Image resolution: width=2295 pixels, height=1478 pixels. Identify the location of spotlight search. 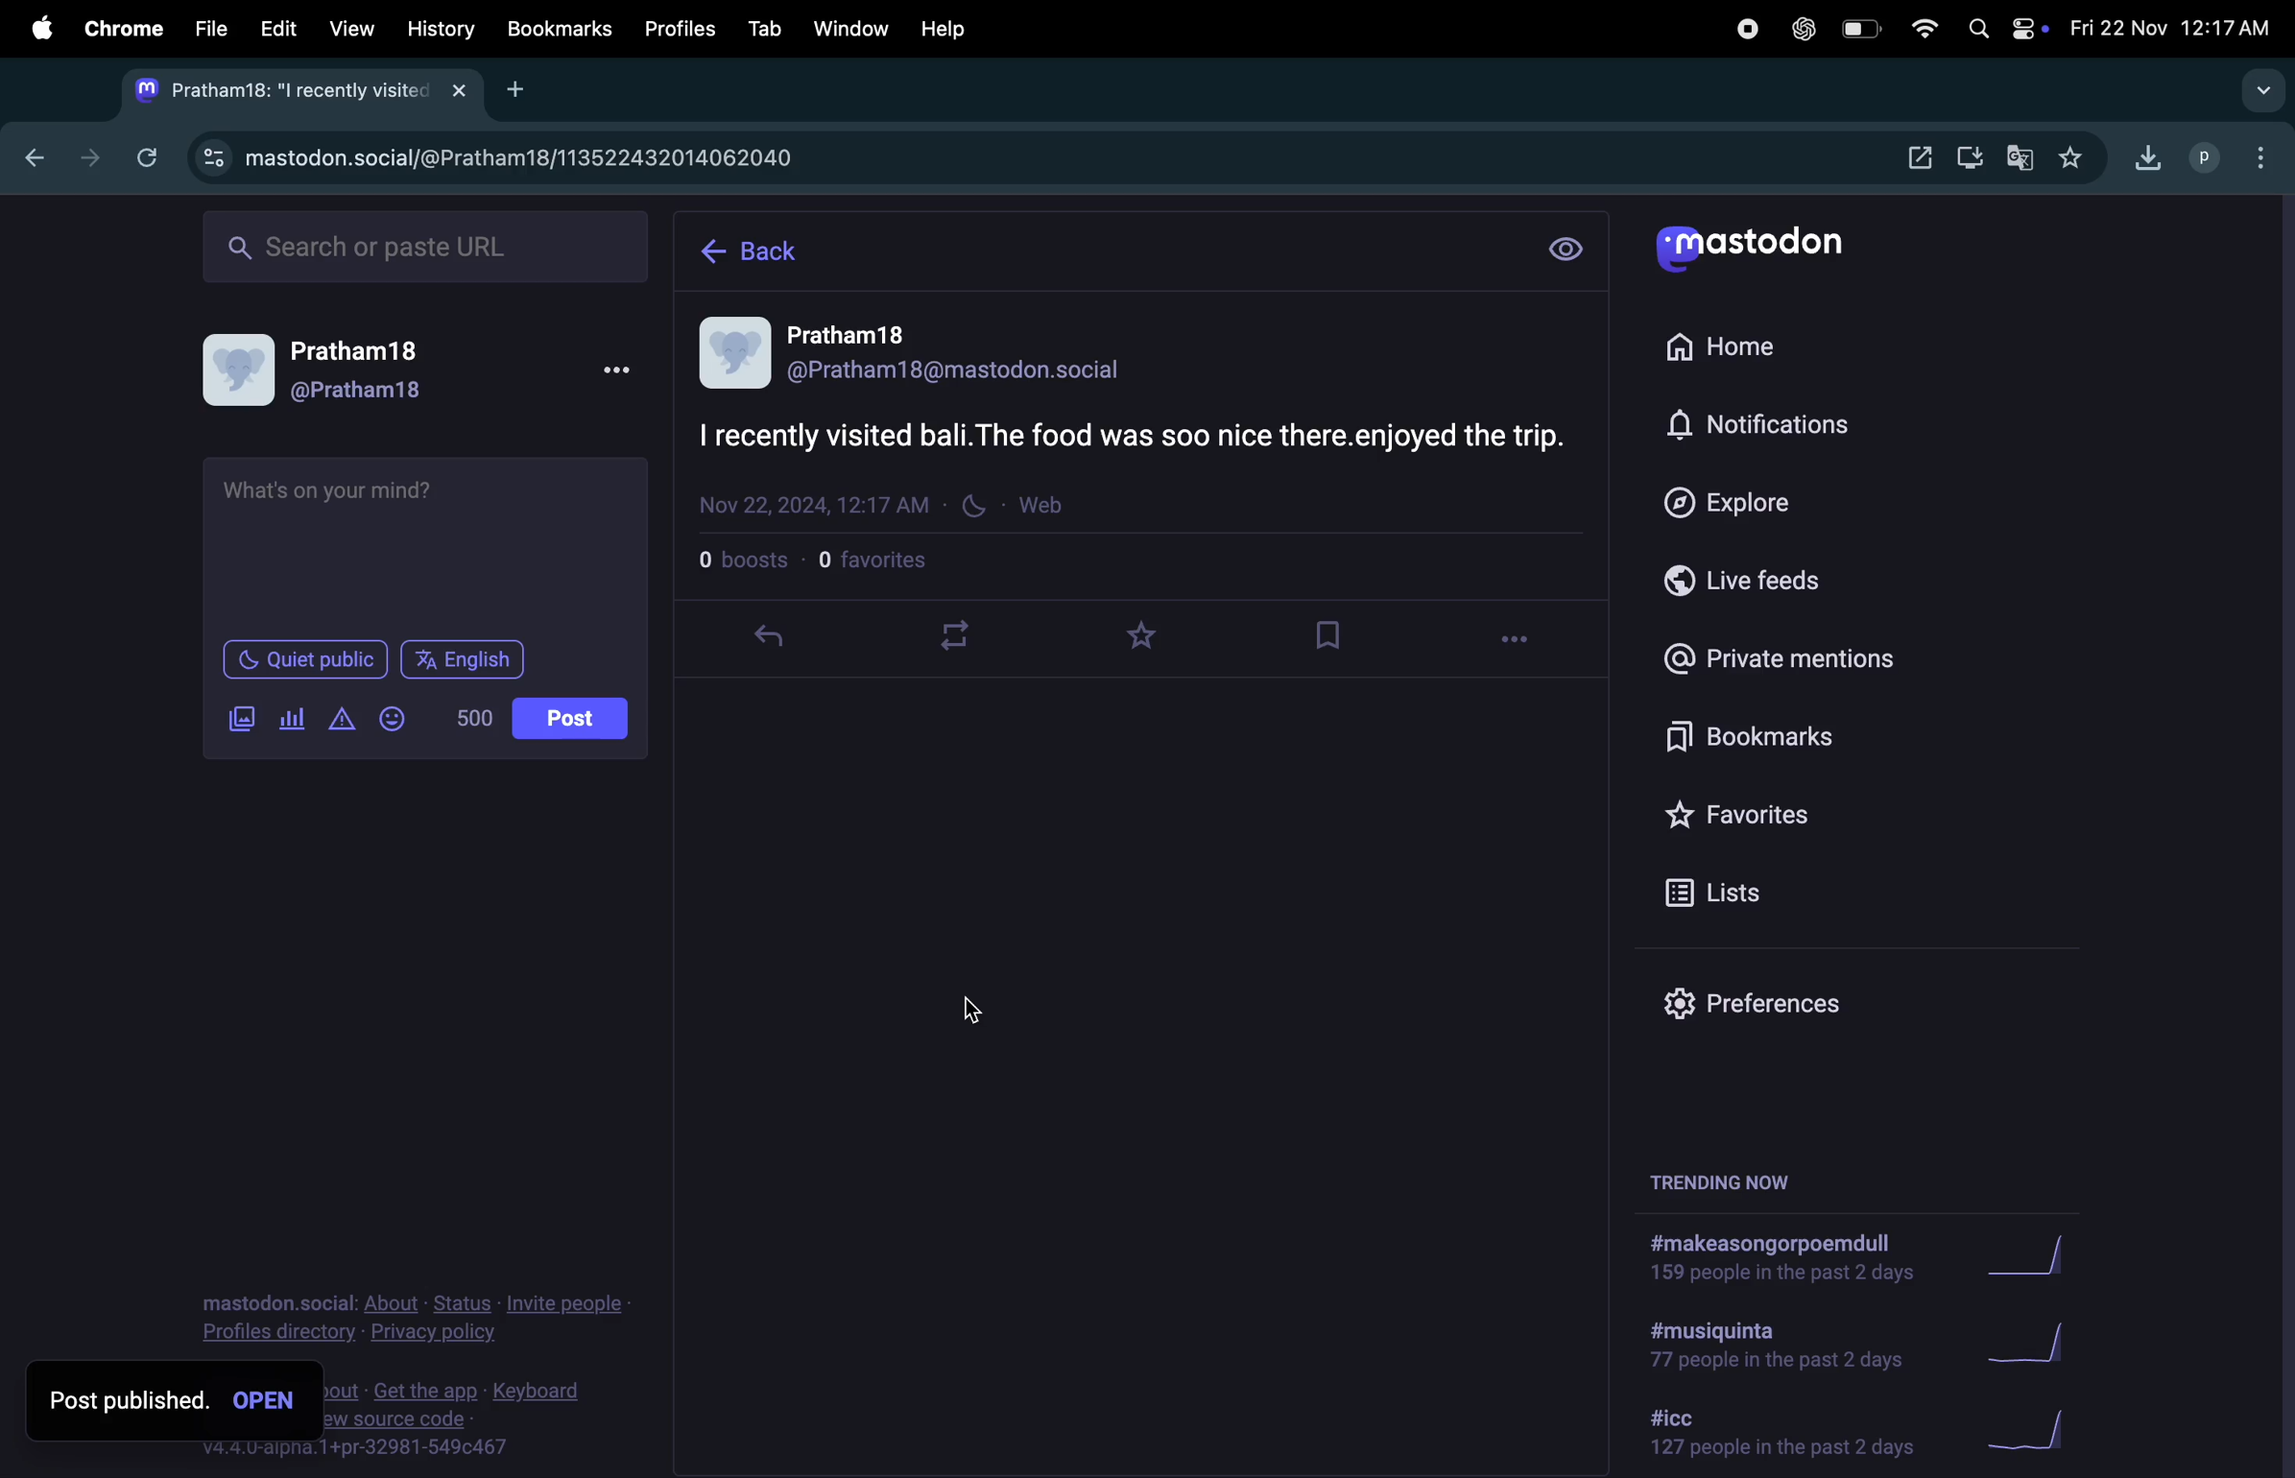
(1976, 33).